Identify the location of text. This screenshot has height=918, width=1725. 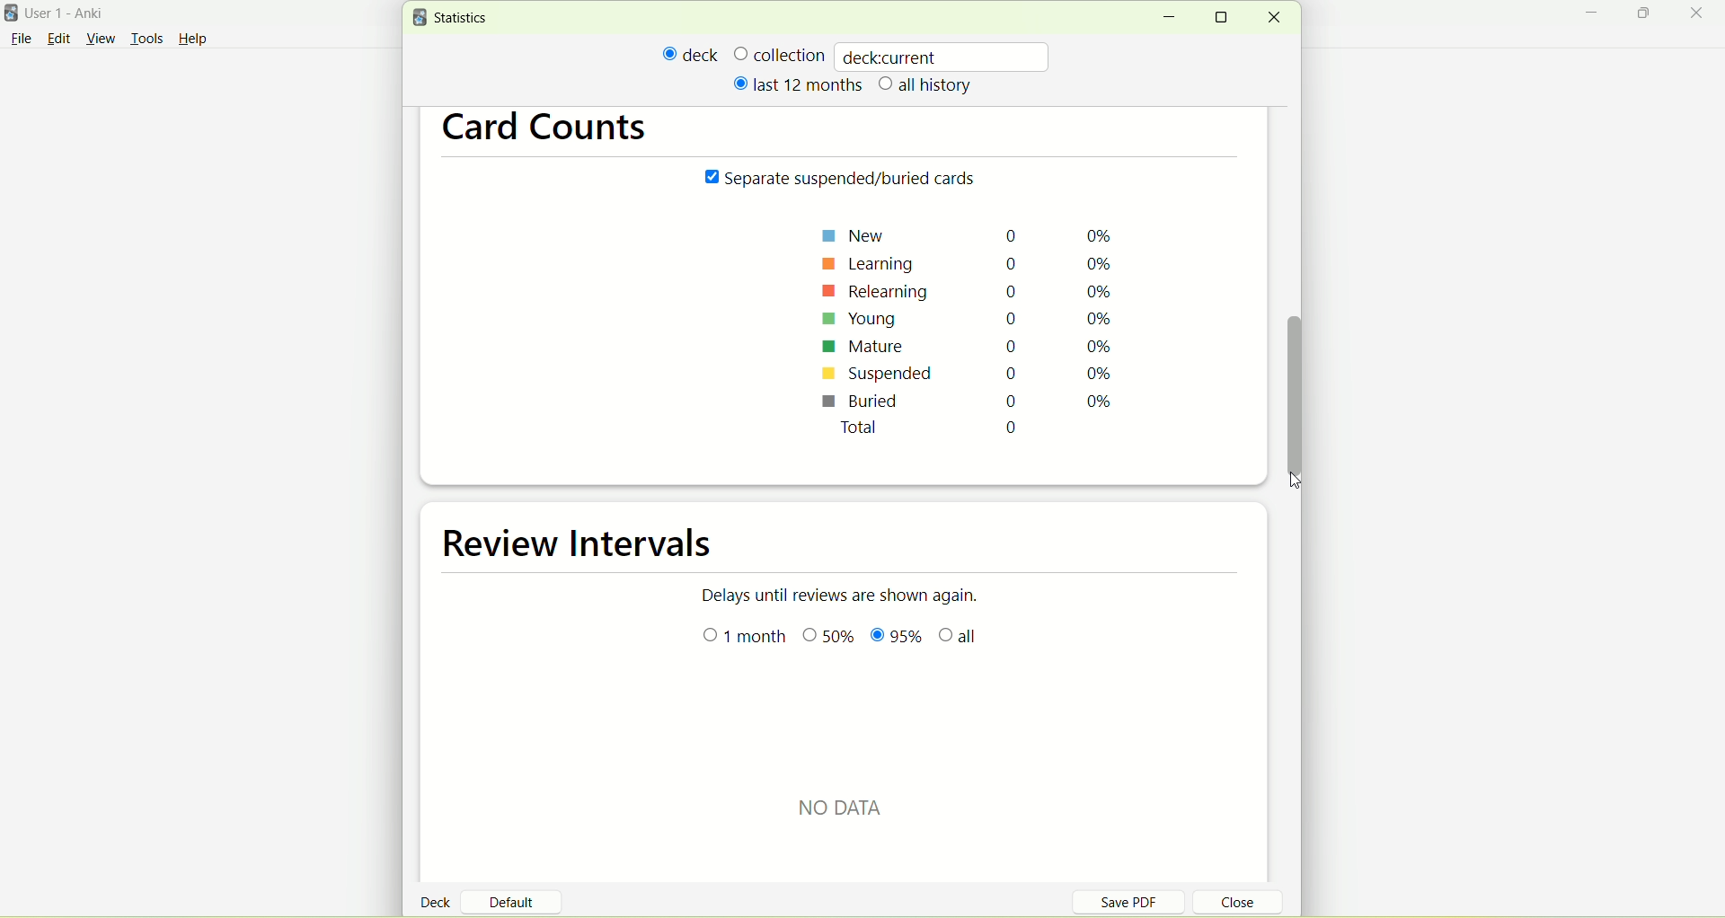
(859, 805).